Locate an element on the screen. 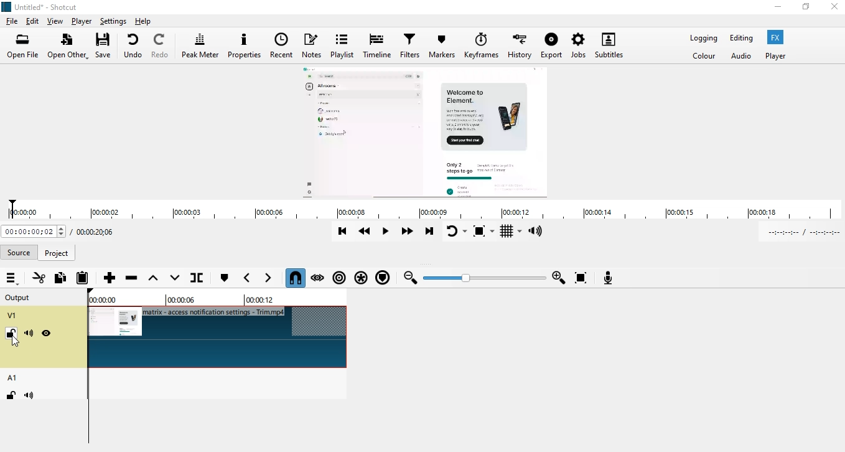 Image resolution: width=845 pixels, height=452 pixels. split at playhead is located at coordinates (207, 279).